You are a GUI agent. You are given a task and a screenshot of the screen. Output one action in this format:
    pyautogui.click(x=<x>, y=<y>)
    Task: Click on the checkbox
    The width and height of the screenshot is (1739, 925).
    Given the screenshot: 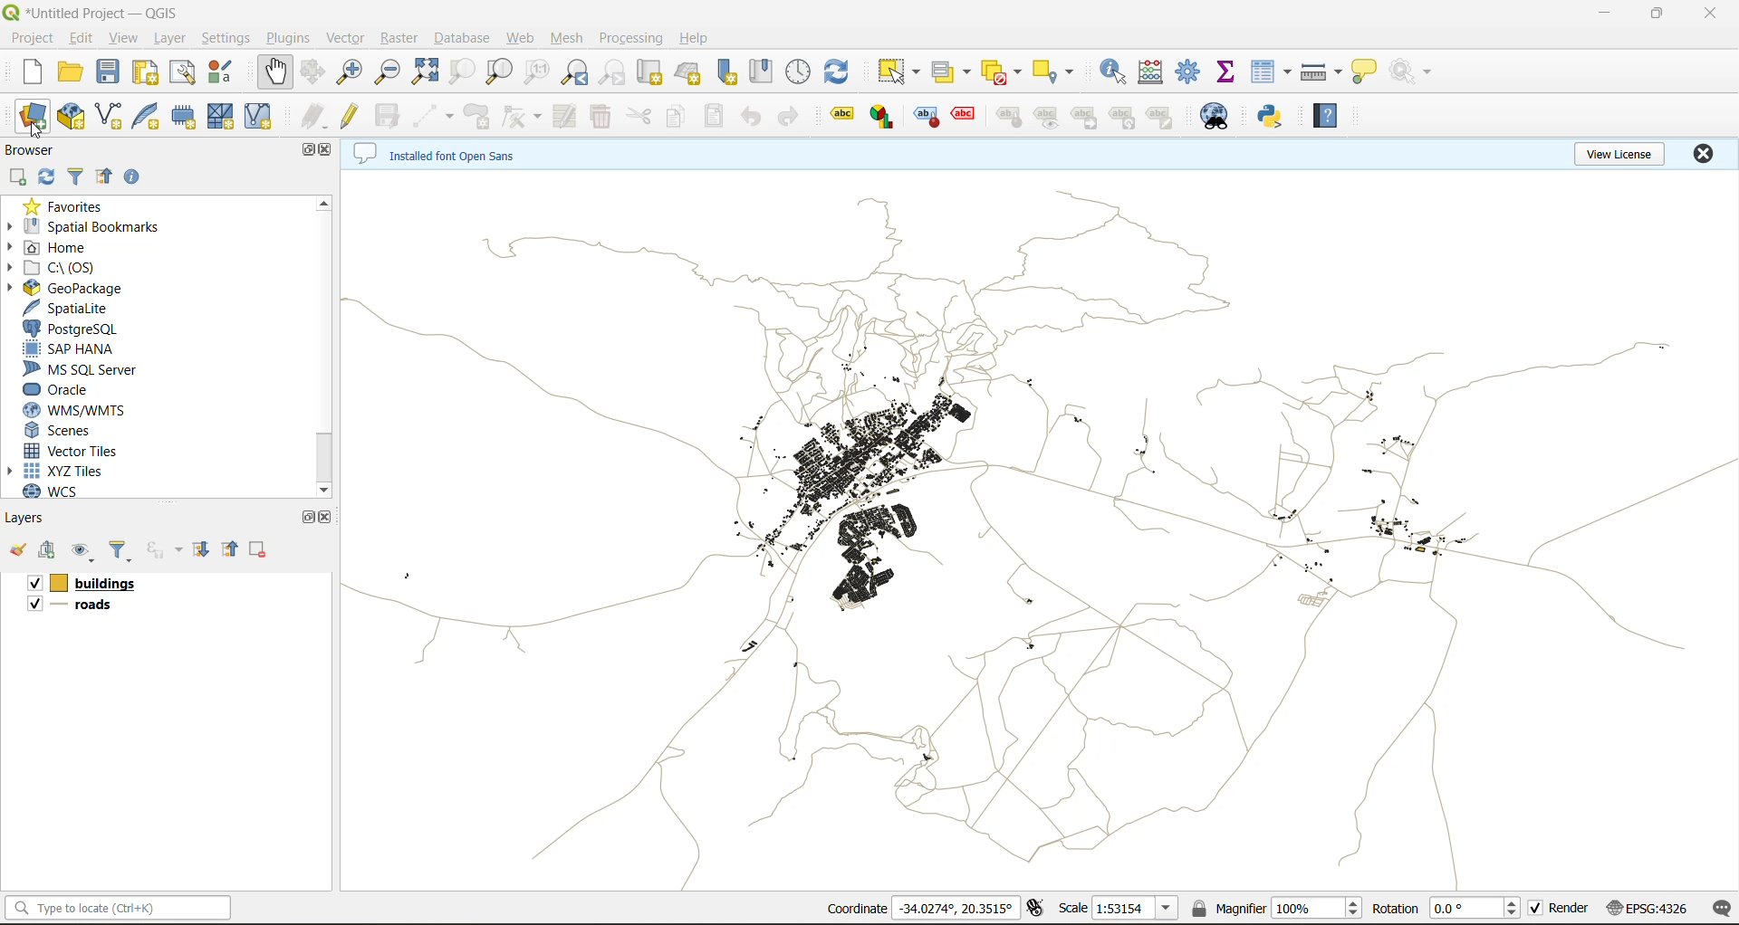 What is the action you would take?
    pyautogui.click(x=32, y=584)
    